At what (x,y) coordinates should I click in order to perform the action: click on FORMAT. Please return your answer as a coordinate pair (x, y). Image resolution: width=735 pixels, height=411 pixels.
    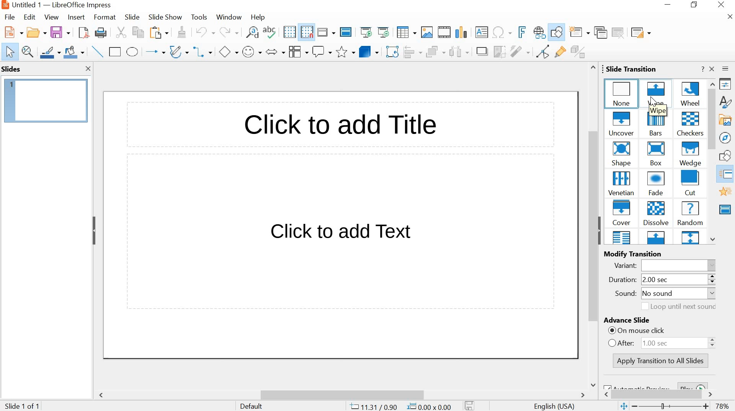
    Looking at the image, I should click on (104, 18).